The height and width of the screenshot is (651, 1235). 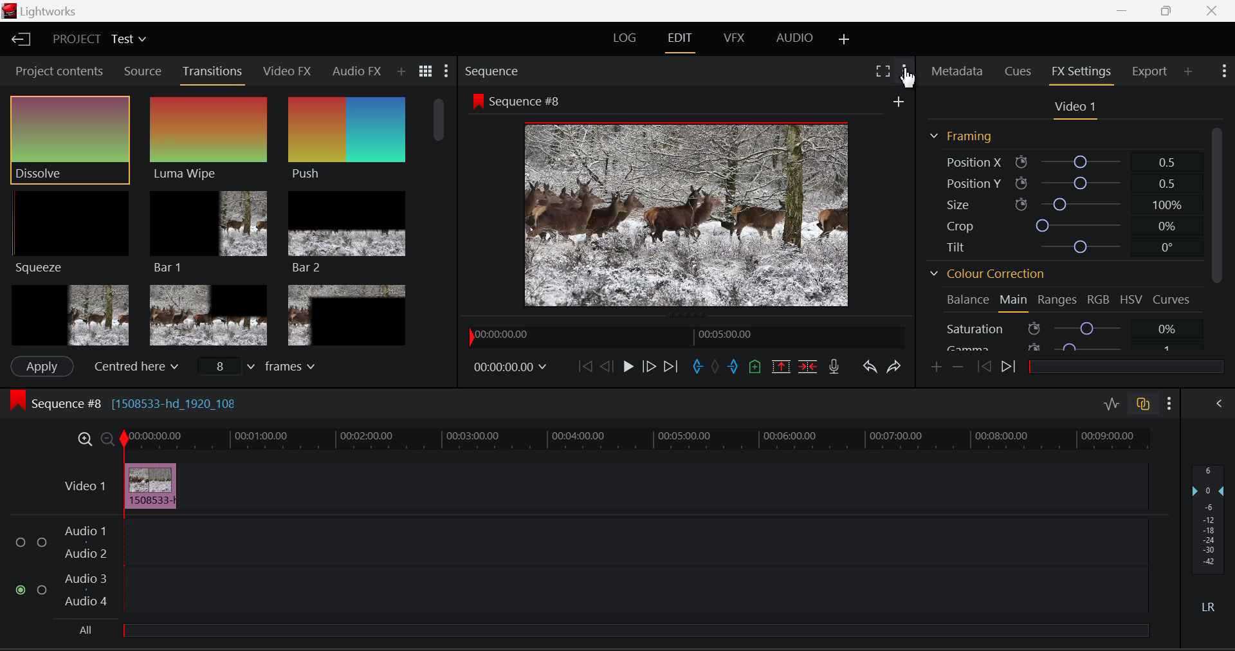 I want to click on AUDIO Layout, so click(x=795, y=39).